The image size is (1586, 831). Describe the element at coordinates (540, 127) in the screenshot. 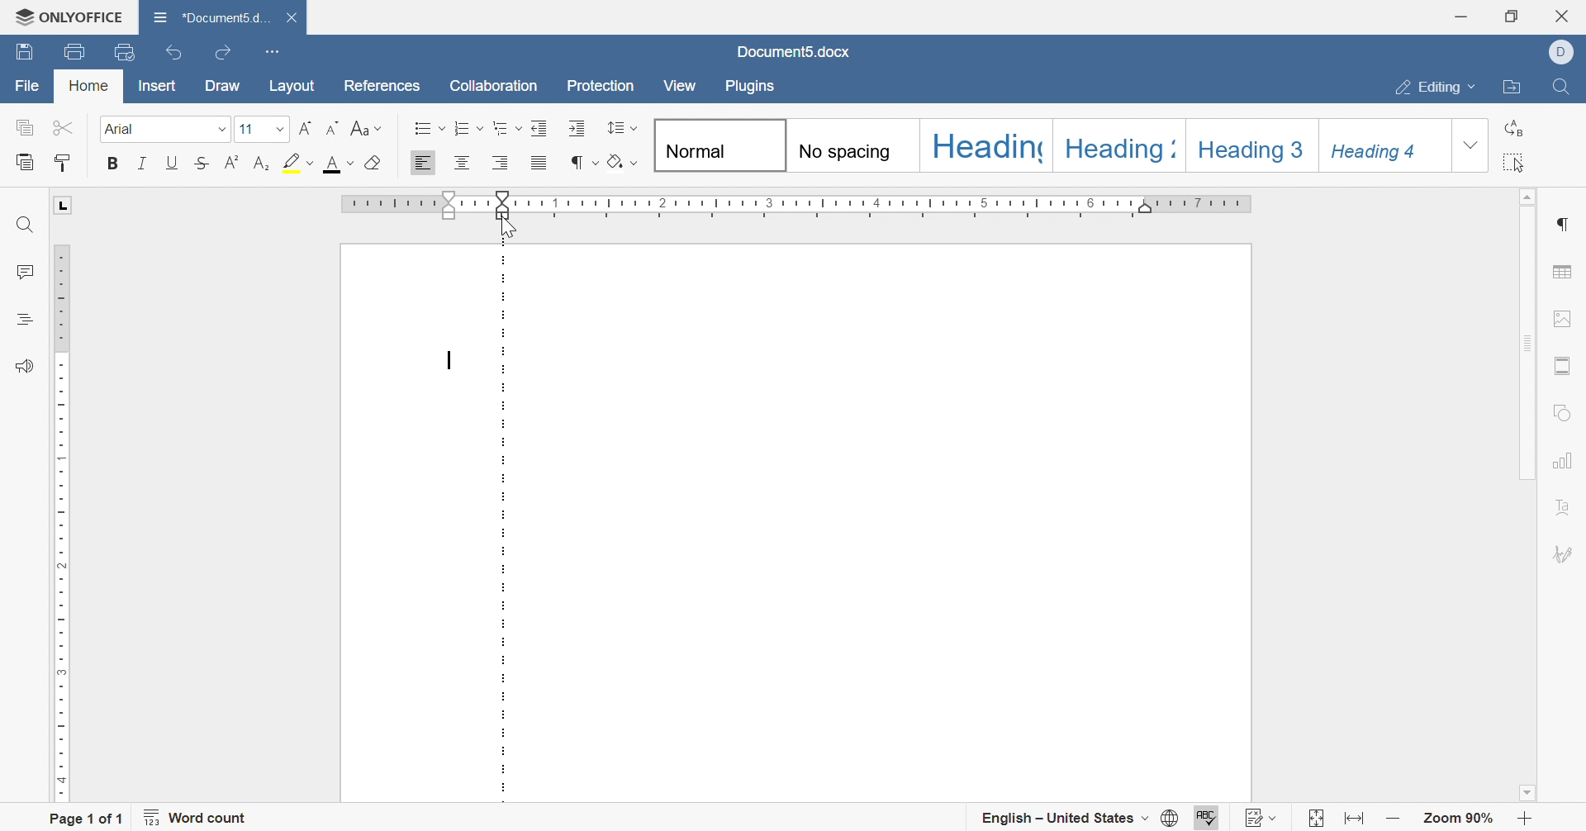

I see `decrease indent` at that location.